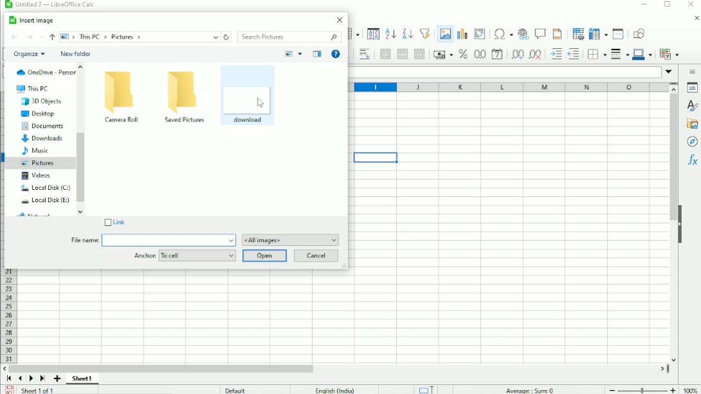 The image size is (701, 394). What do you see at coordinates (31, 379) in the screenshot?
I see `Scroll to next sheet` at bounding box center [31, 379].